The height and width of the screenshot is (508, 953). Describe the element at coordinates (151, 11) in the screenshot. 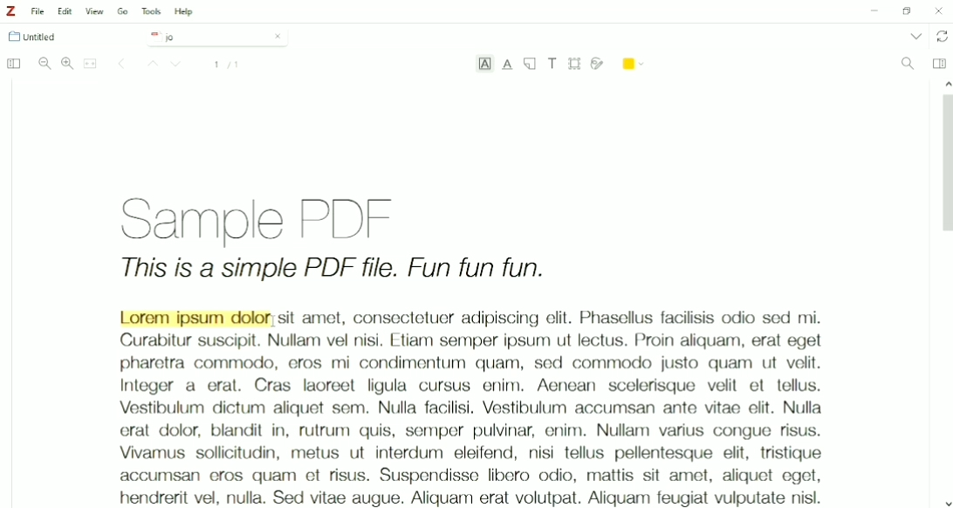

I see `Tools` at that location.